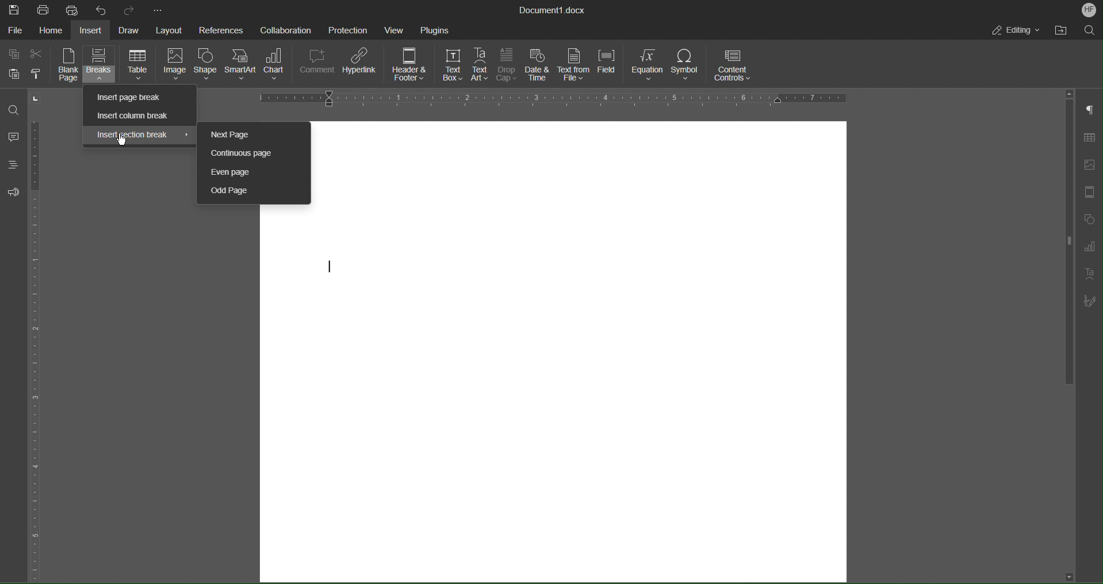  I want to click on View, so click(393, 28).